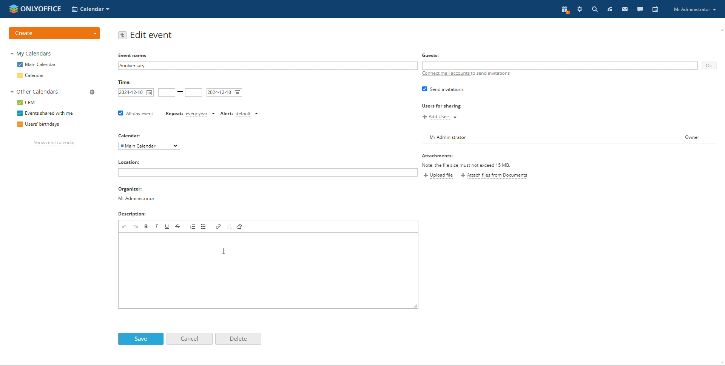 This screenshot has width=725, height=366. Describe the element at coordinates (136, 92) in the screenshot. I see `start date` at that location.